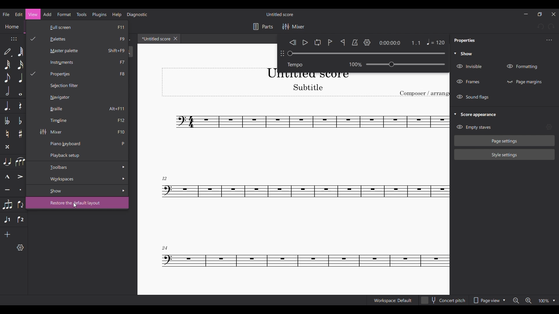  Describe the element at coordinates (390, 43) in the screenshot. I see `0:00:00:0` at that location.